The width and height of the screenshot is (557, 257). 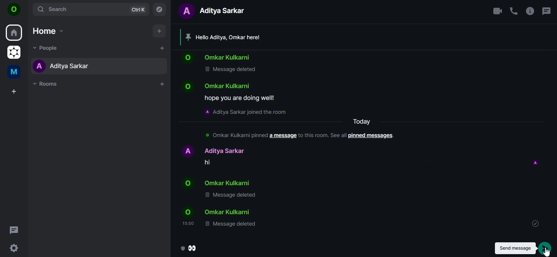 What do you see at coordinates (92, 9) in the screenshot?
I see `search` at bounding box center [92, 9].